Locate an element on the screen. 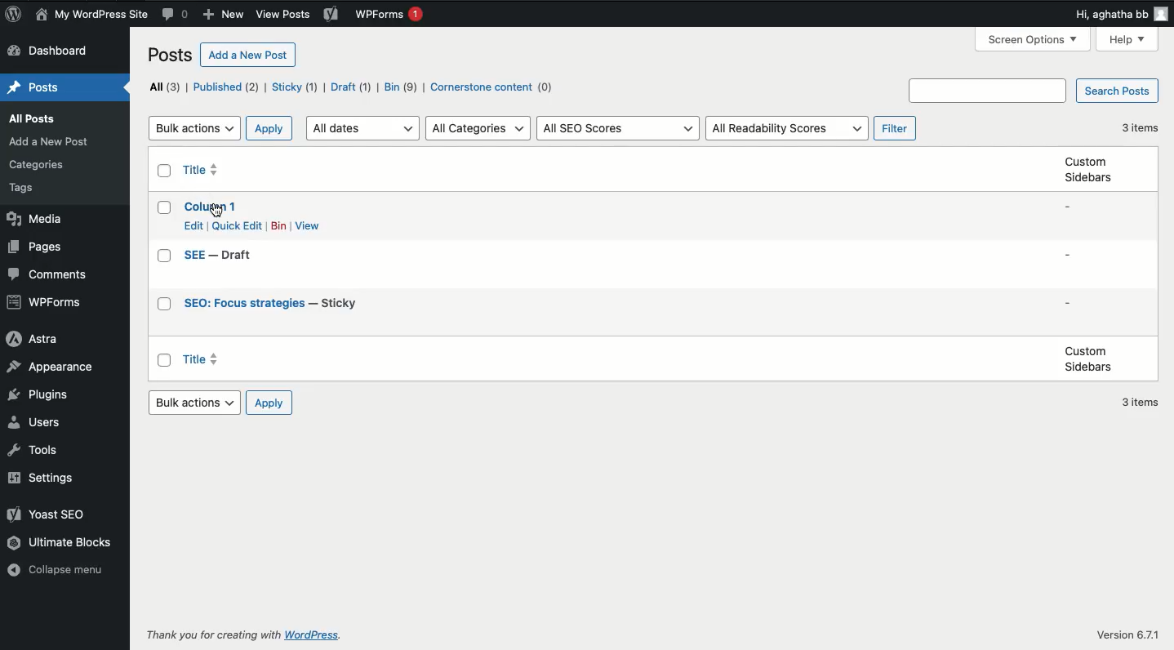 The image size is (1174, 650). Bulk actions is located at coordinates (198, 129).